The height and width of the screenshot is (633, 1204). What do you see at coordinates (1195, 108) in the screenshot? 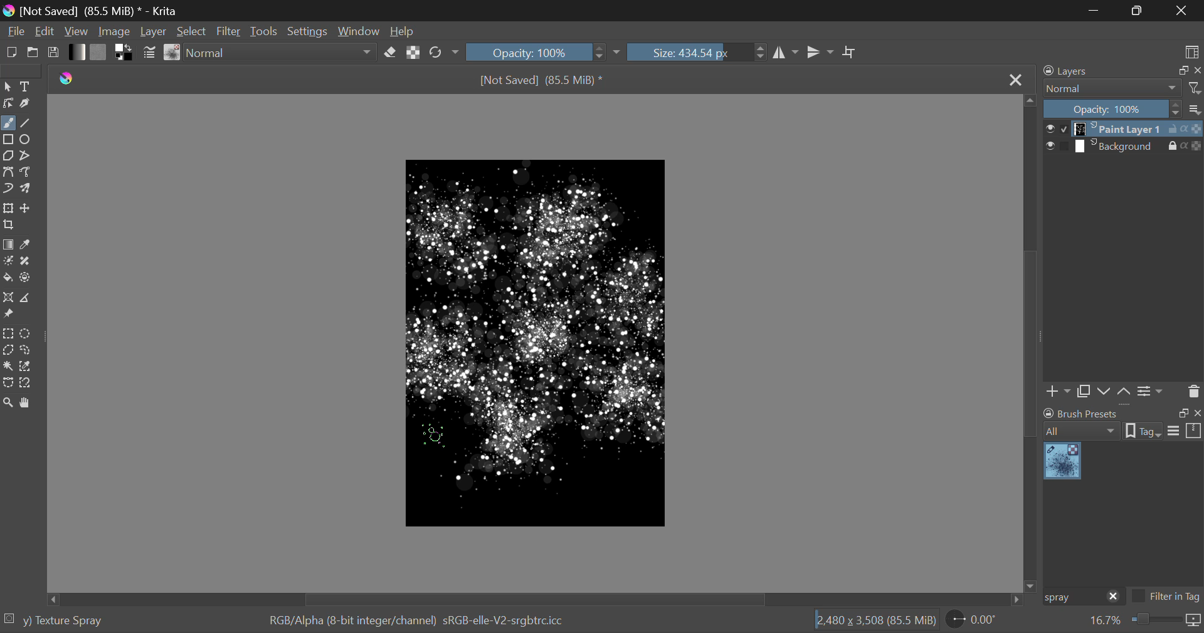
I see `more` at bounding box center [1195, 108].